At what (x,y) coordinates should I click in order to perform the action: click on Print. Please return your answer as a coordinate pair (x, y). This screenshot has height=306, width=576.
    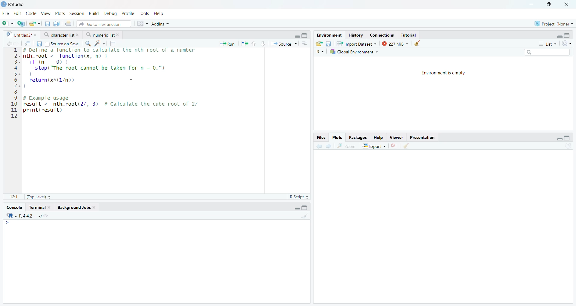
    Looking at the image, I should click on (68, 24).